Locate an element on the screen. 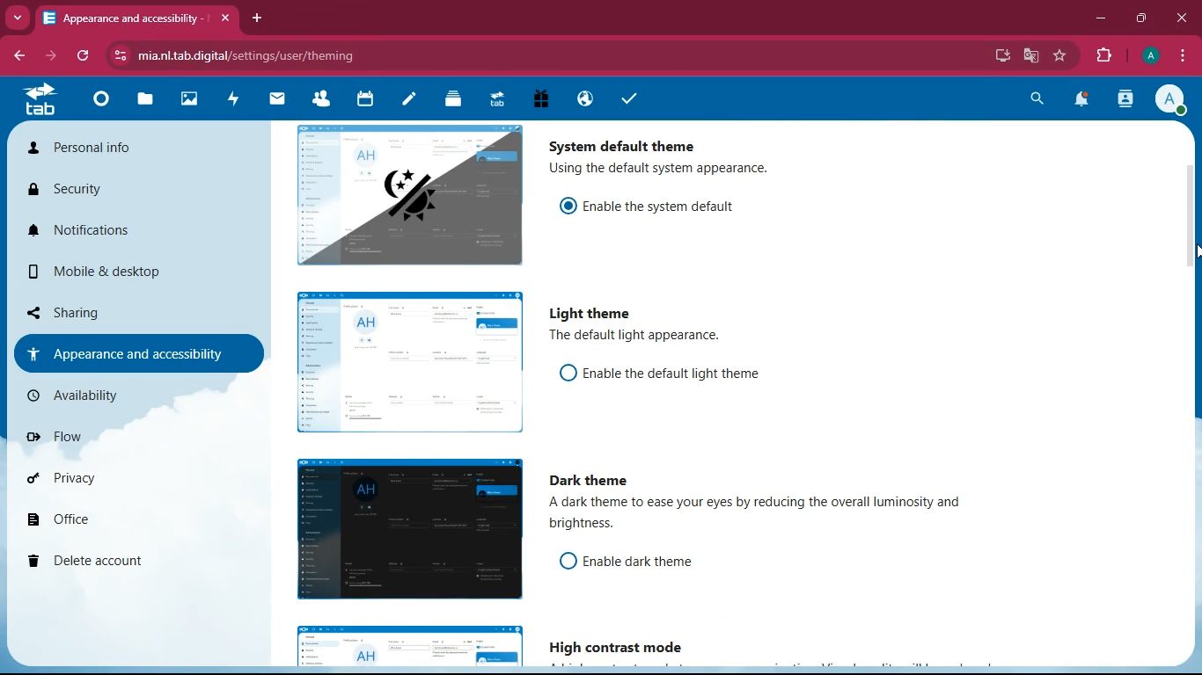  activity is located at coordinates (1125, 100).